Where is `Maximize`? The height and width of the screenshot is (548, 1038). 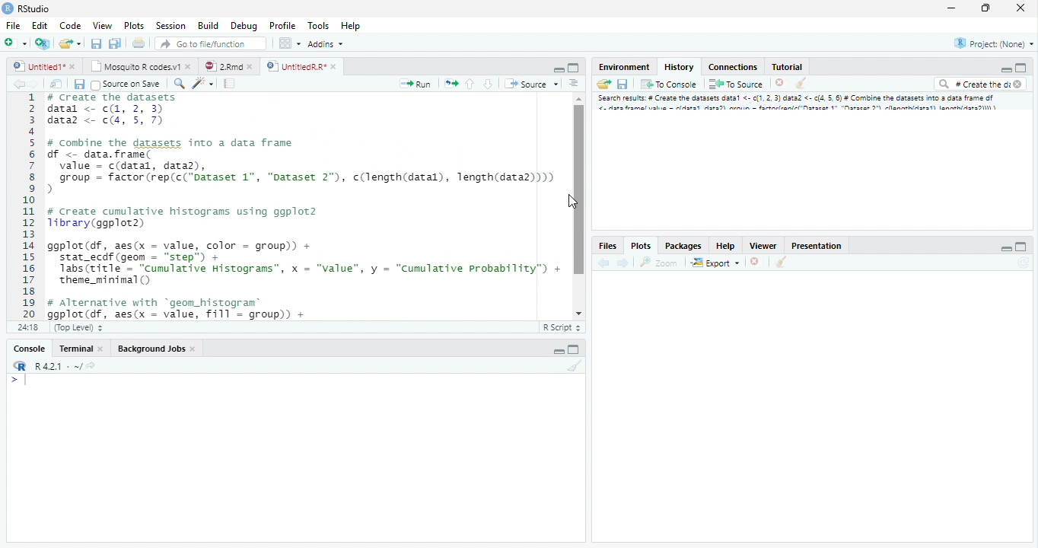 Maximize is located at coordinates (985, 8).